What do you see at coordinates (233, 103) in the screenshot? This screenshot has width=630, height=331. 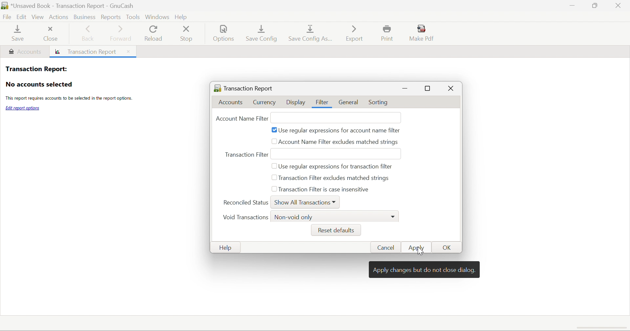 I see `Accounts` at bounding box center [233, 103].